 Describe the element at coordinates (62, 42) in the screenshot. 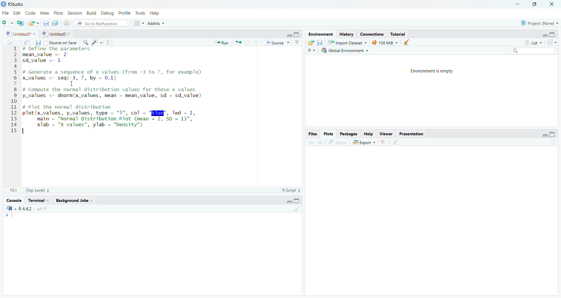

I see `Source on Save` at that location.